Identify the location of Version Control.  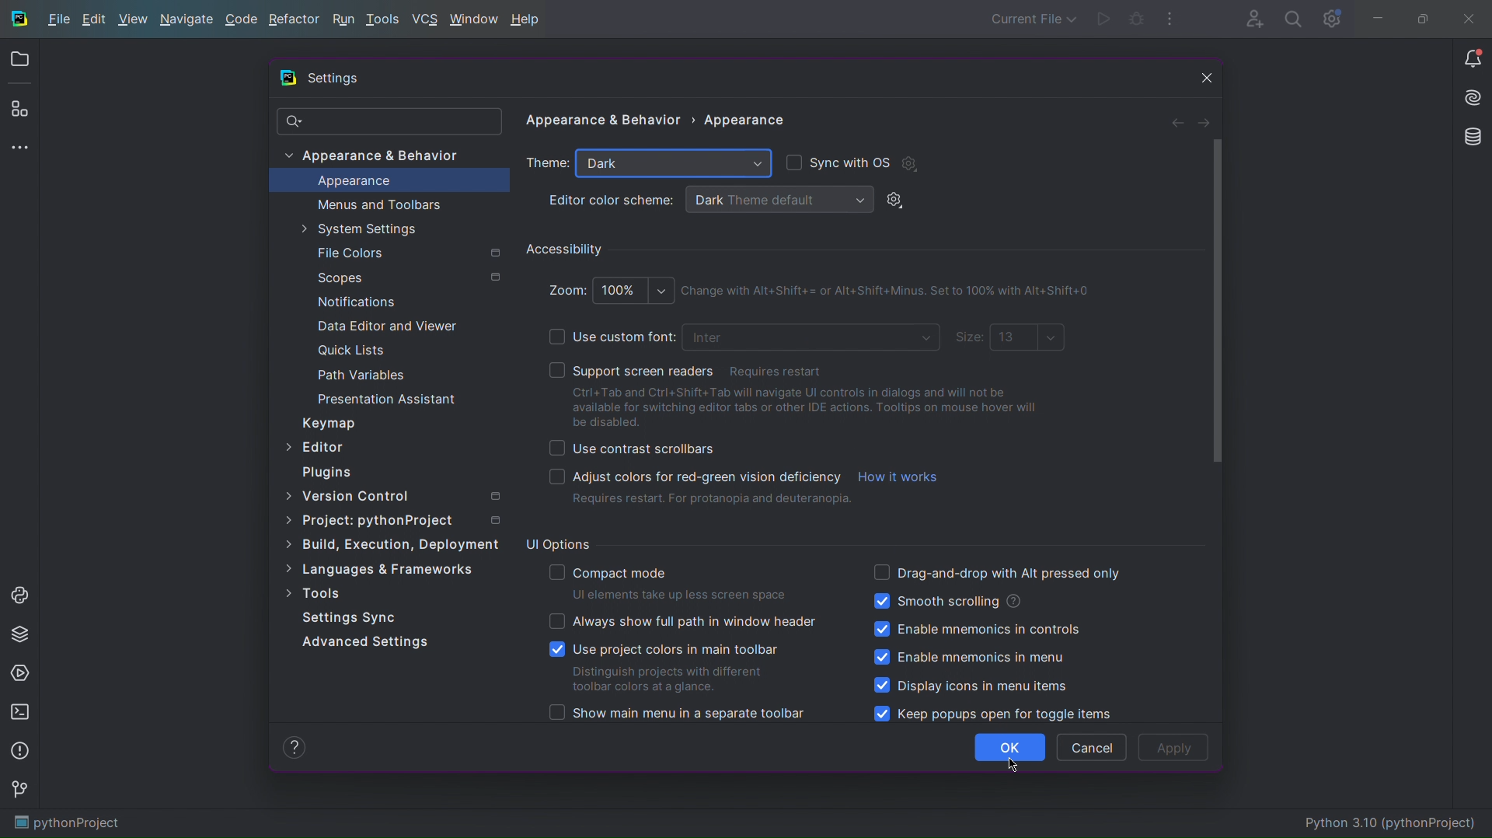
(400, 494).